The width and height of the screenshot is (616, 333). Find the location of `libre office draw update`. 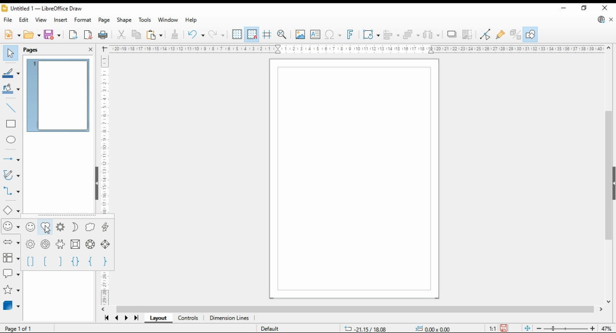

libre office draw update is located at coordinates (602, 19).